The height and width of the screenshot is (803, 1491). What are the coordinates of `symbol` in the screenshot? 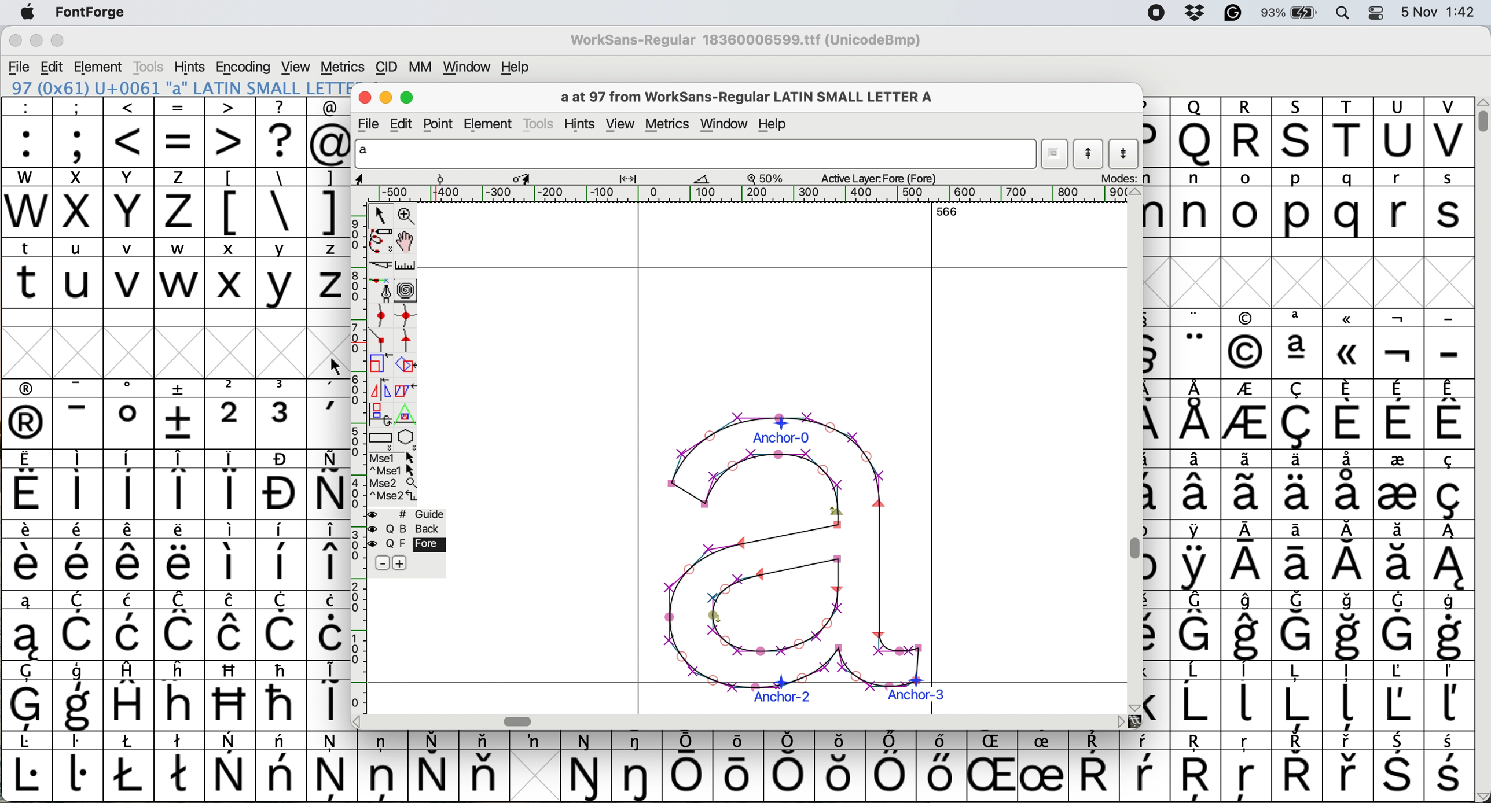 It's located at (433, 766).